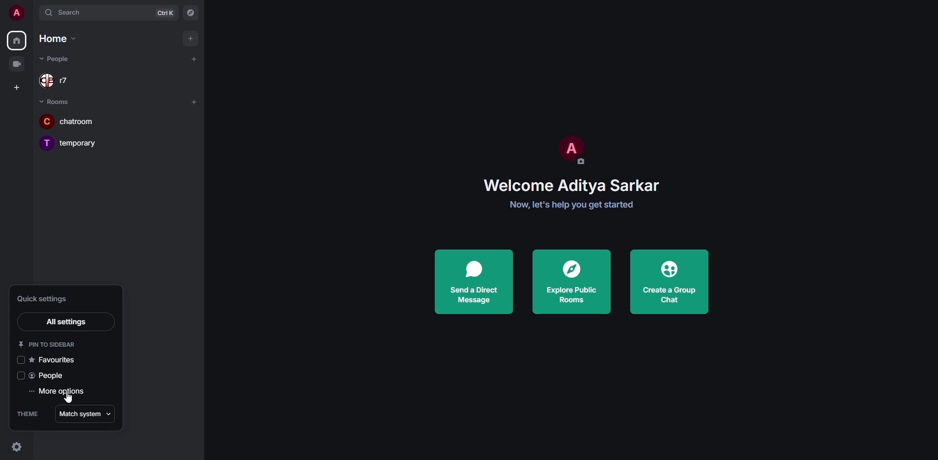 Image resolution: width=938 pixels, height=460 pixels. I want to click on add, so click(194, 57).